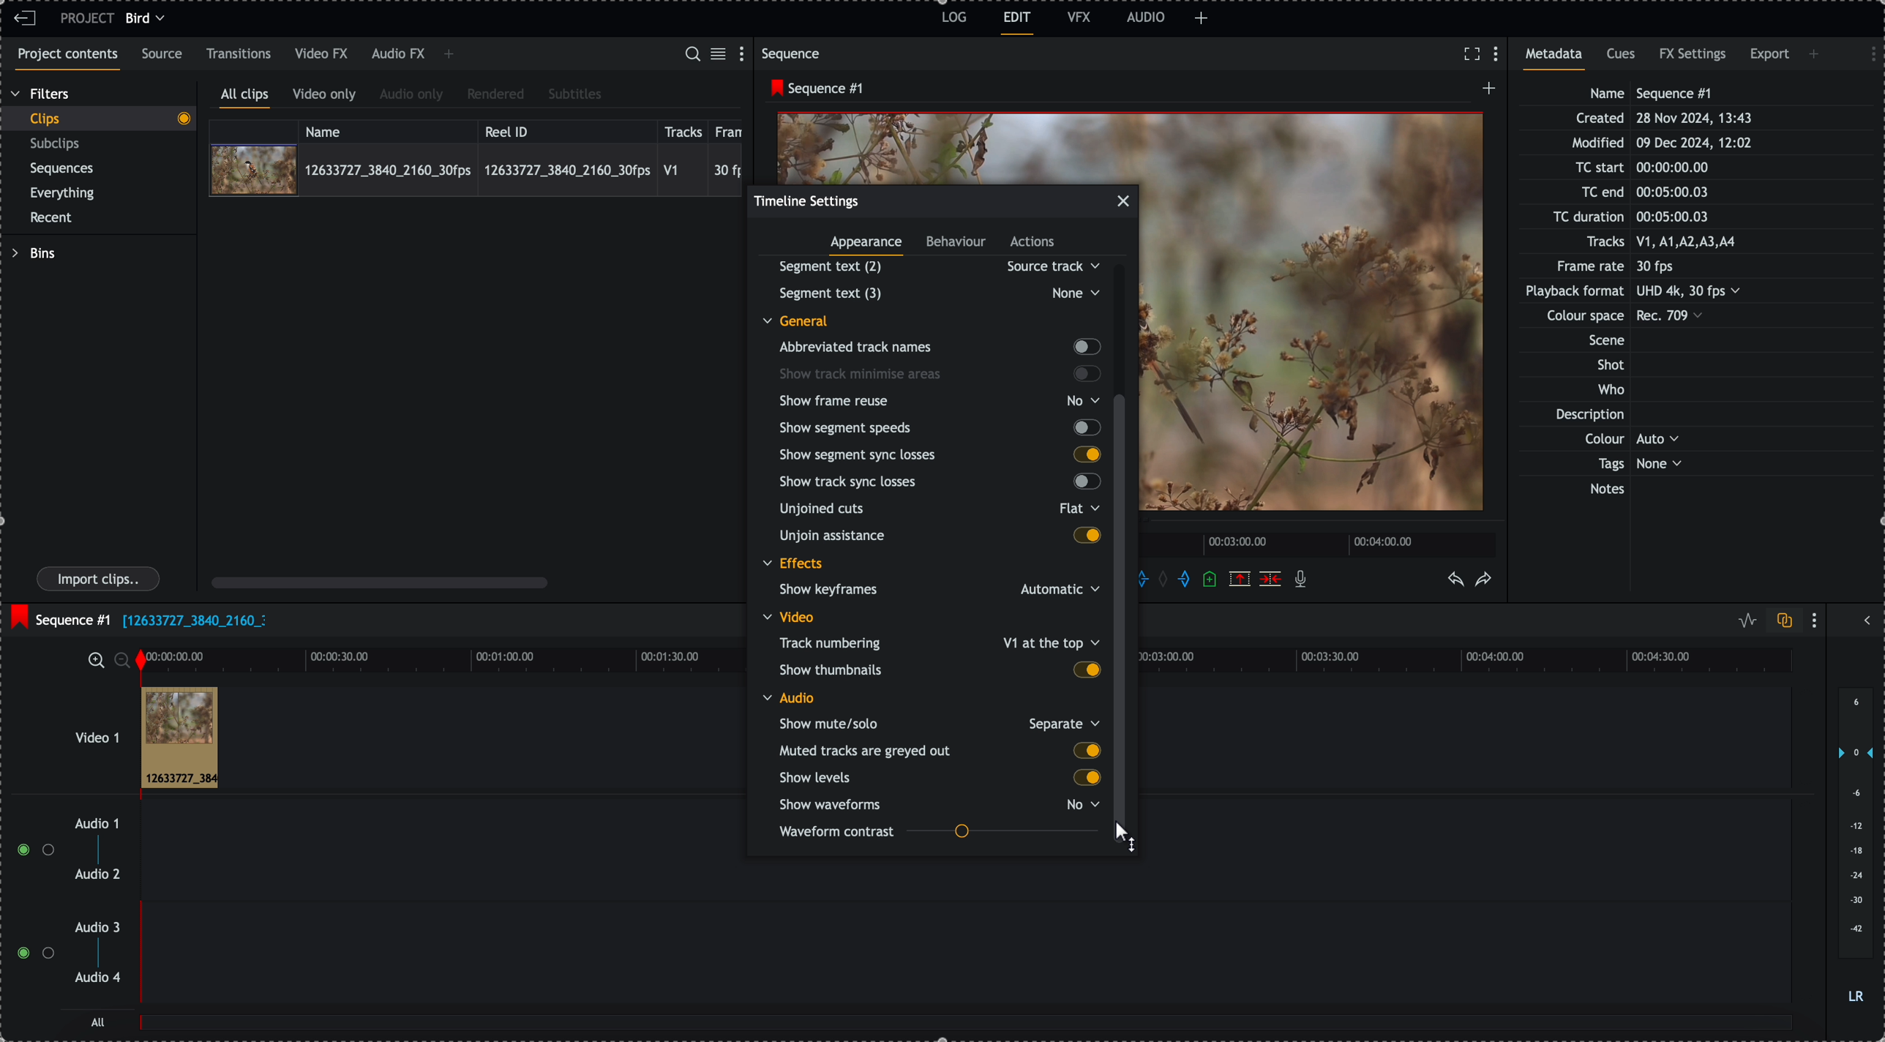  I want to click on video preview, so click(958, 146).